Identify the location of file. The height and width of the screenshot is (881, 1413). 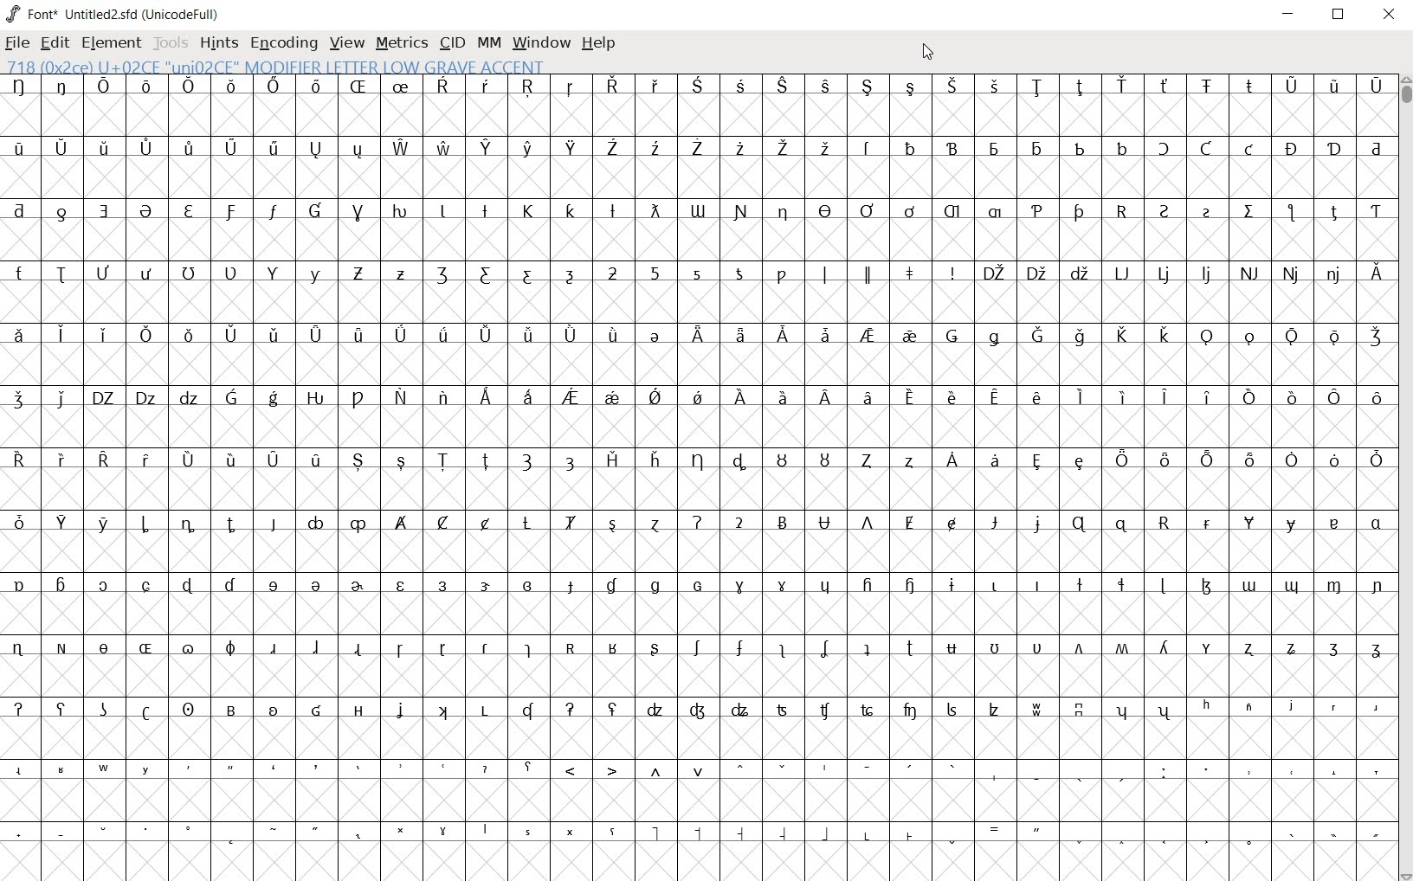
(17, 45).